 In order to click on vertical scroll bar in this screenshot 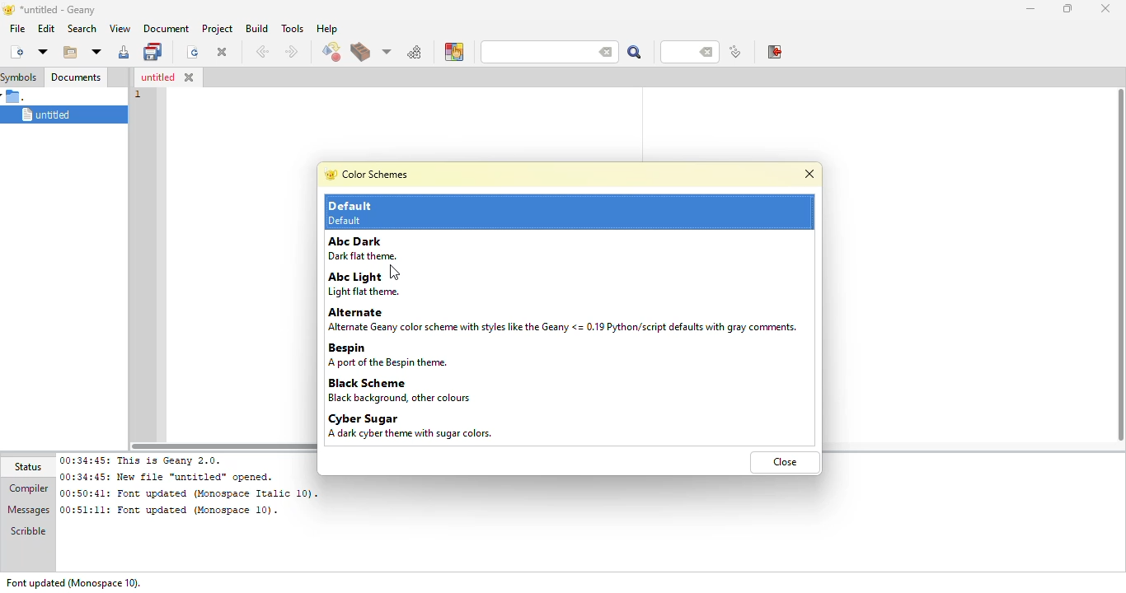, I will do `click(1119, 267)`.